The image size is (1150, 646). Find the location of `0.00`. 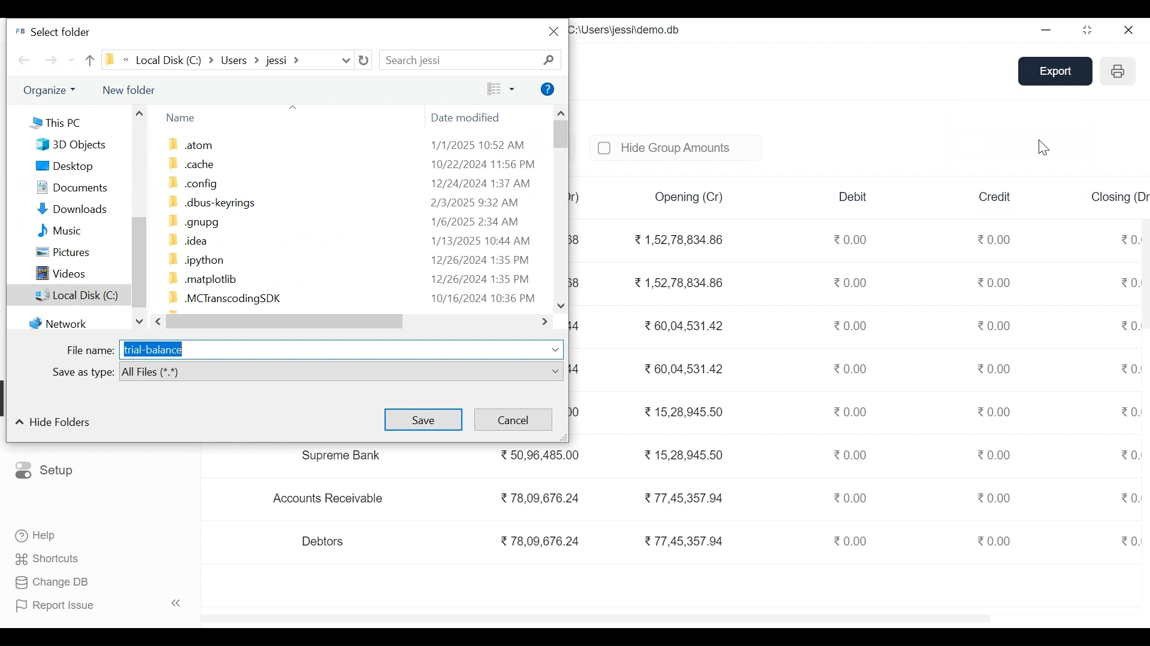

0.00 is located at coordinates (1130, 497).